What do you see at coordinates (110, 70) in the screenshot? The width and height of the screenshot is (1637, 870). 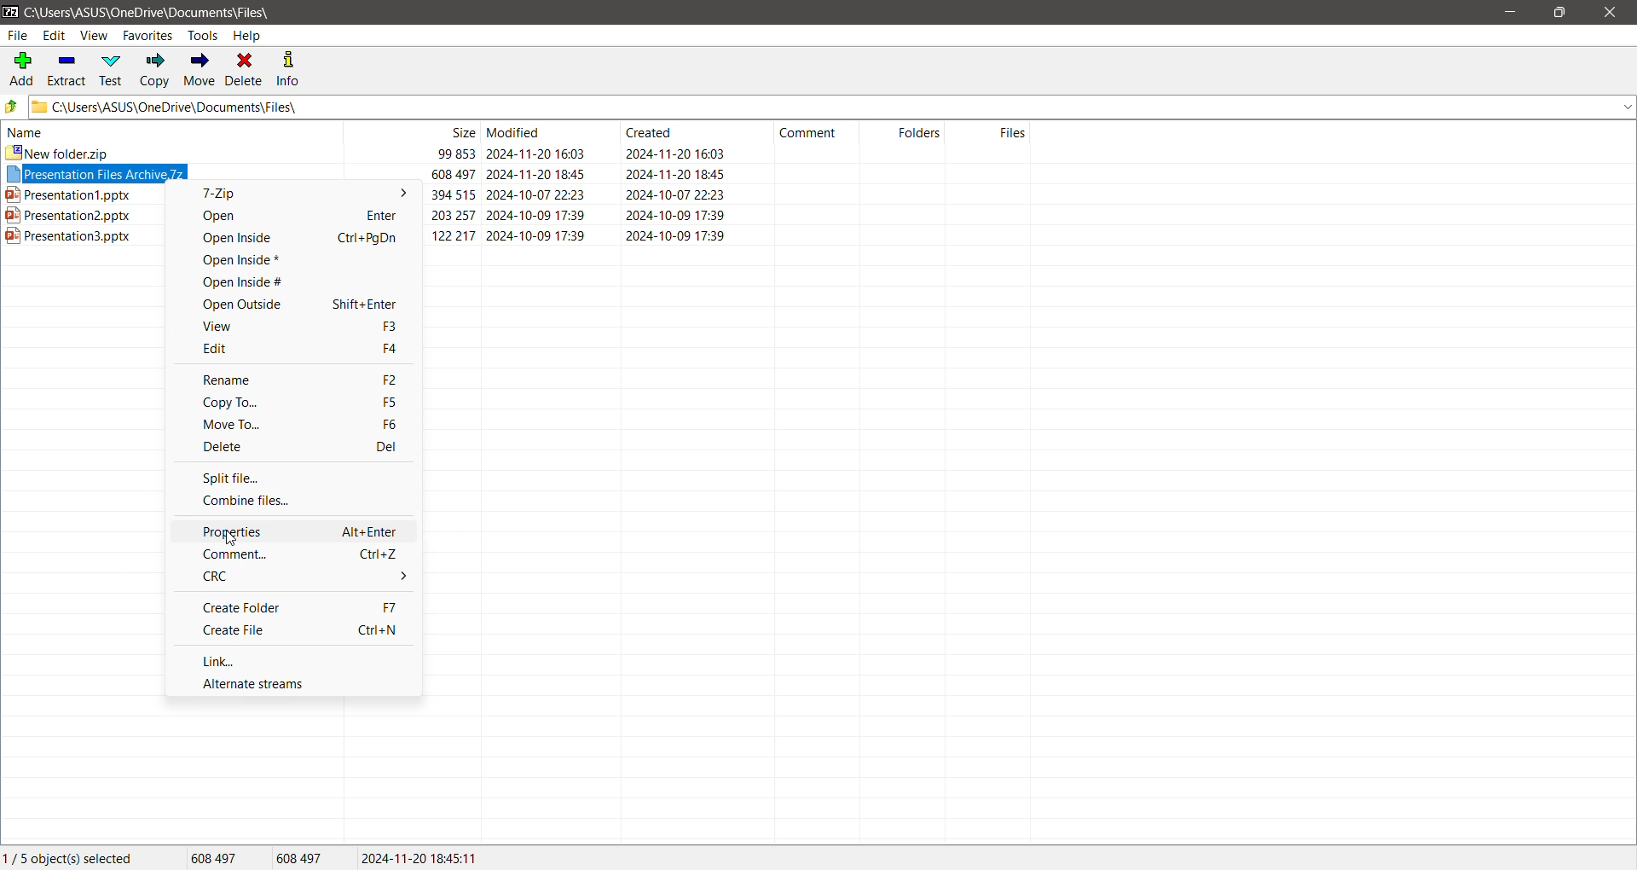 I see `Test` at bounding box center [110, 70].